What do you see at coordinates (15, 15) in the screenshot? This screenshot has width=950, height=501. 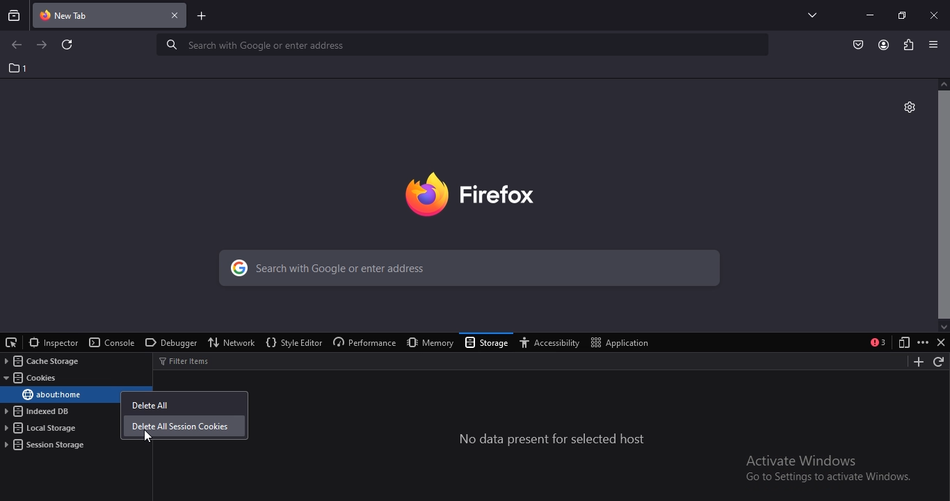 I see `search tabs` at bounding box center [15, 15].